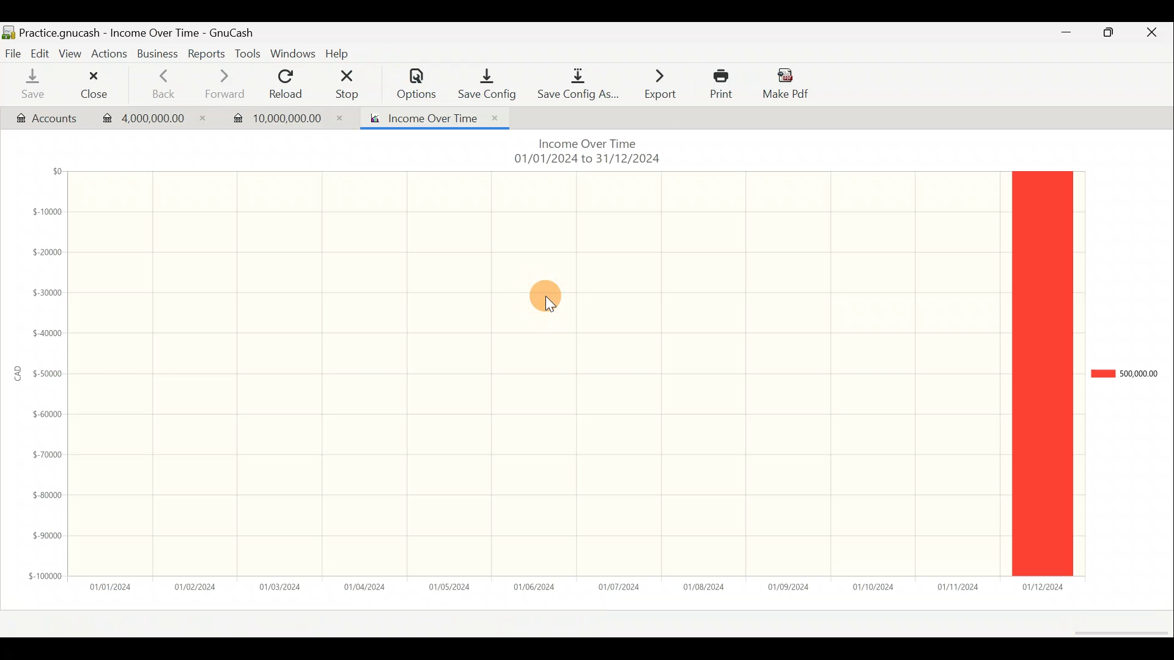 This screenshot has height=660, width=1174. I want to click on Back, so click(163, 84).